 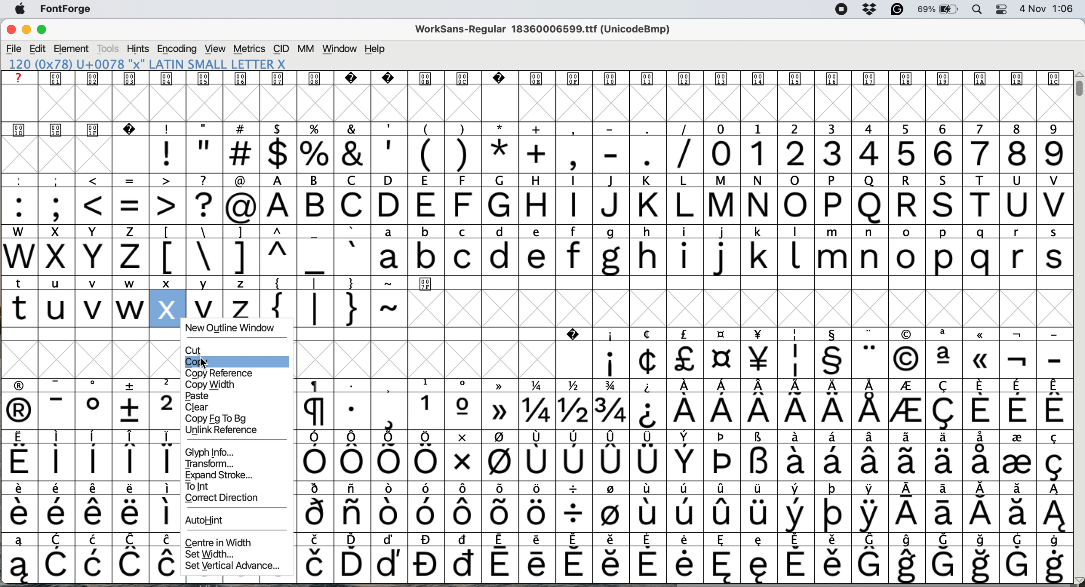 What do you see at coordinates (159, 64) in the screenshot?
I see `120 (0x78) U+0078 "x" LATIN SMALL LETTER X` at bounding box center [159, 64].